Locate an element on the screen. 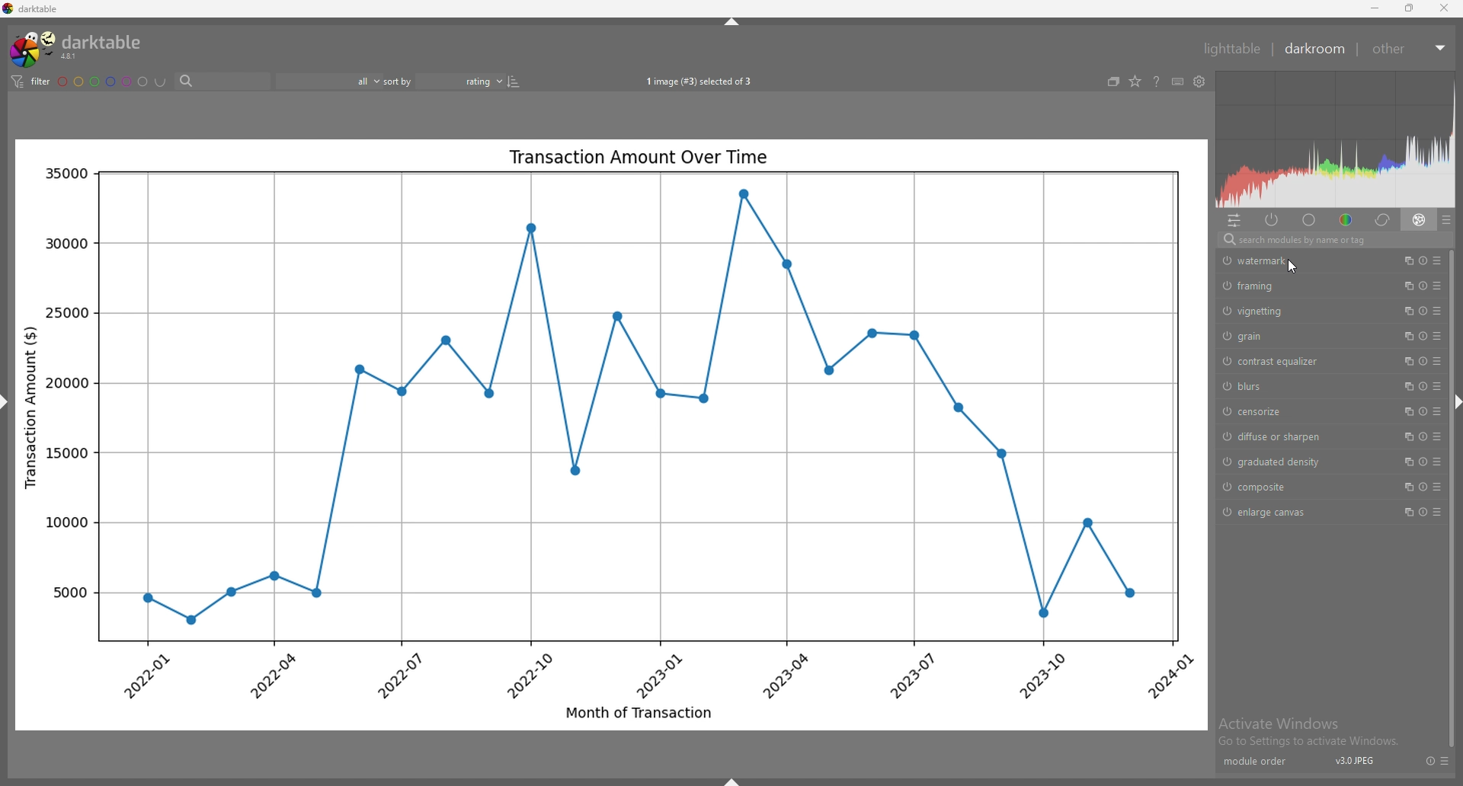 The image size is (1463, 786). color labels is located at coordinates (103, 81).